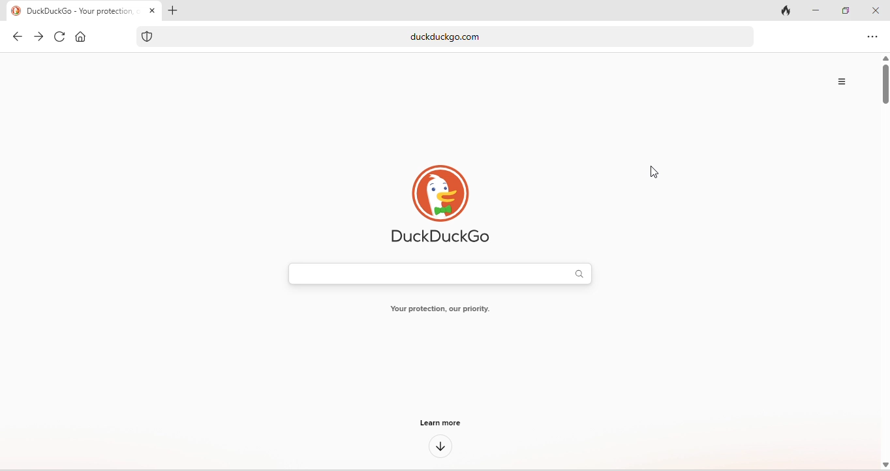 The width and height of the screenshot is (890, 471). What do you see at coordinates (660, 172) in the screenshot?
I see `cursor` at bounding box center [660, 172].